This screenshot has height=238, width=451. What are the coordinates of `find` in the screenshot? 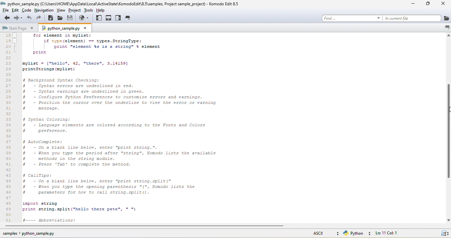 It's located at (352, 18).